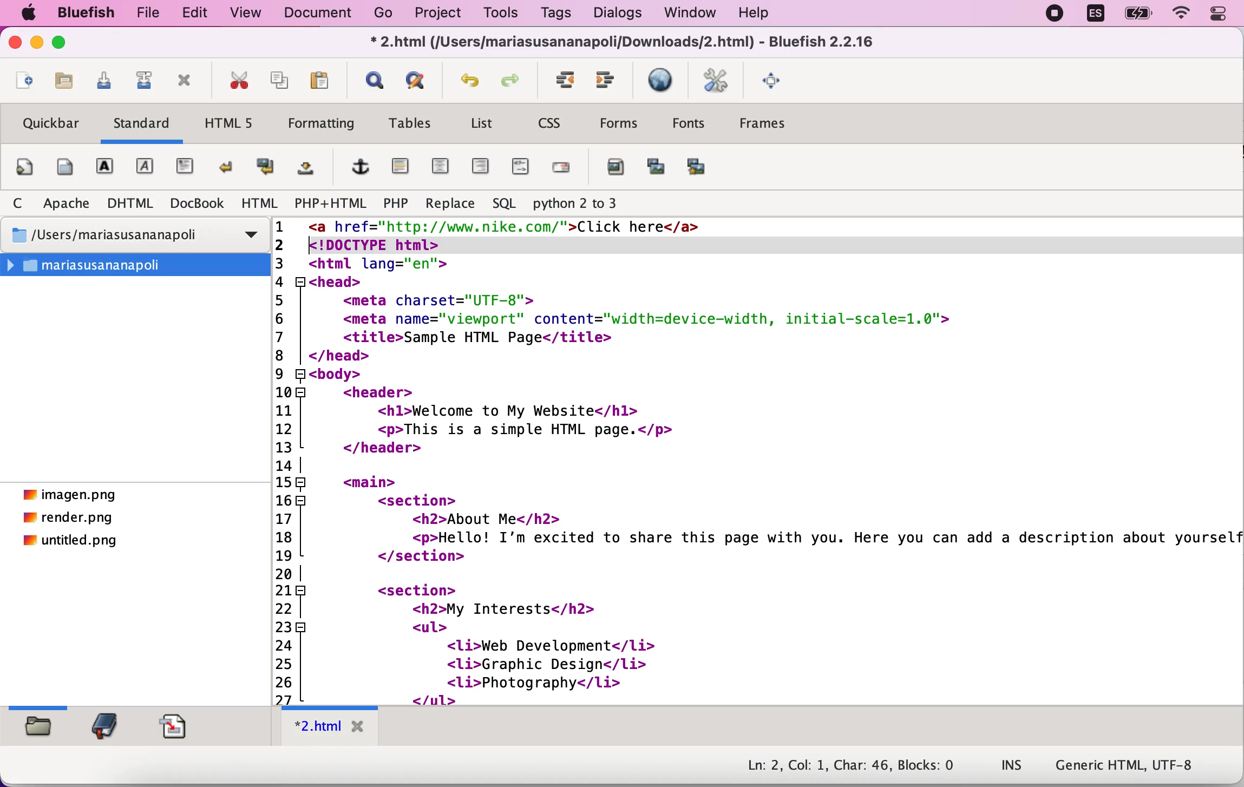  What do you see at coordinates (37, 730) in the screenshot?
I see `filebrowser` at bounding box center [37, 730].